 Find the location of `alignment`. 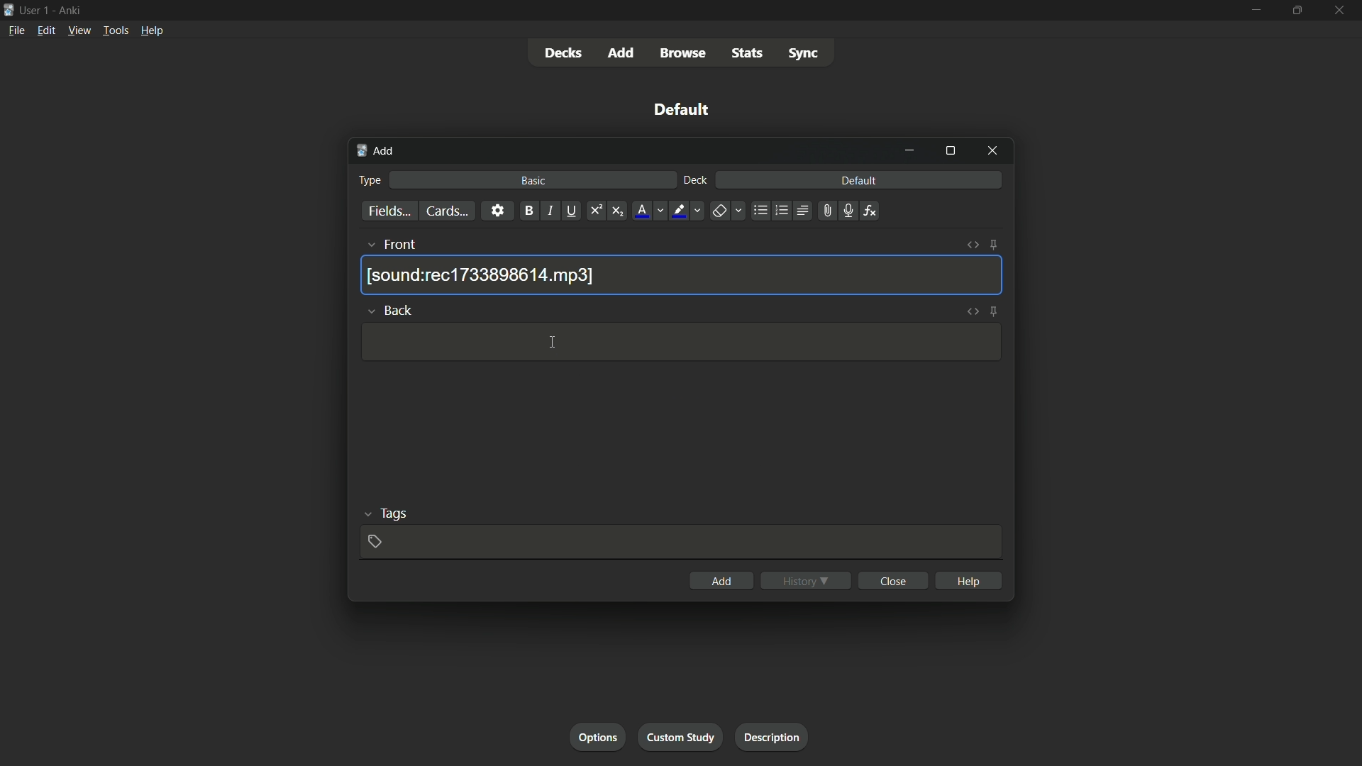

alignment is located at coordinates (802, 212).